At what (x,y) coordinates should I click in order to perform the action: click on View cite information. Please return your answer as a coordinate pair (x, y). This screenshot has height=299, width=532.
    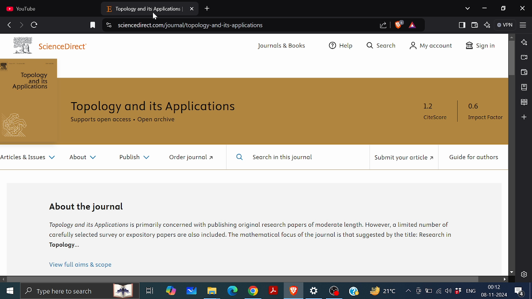
    Looking at the image, I should click on (109, 26).